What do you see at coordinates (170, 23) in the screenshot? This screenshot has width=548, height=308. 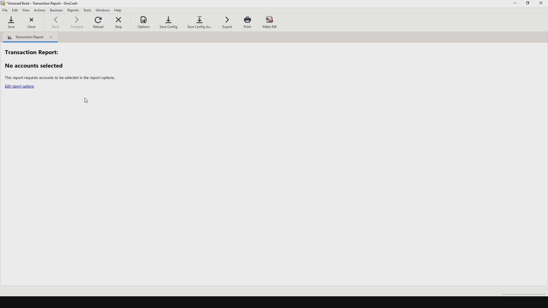 I see `save config` at bounding box center [170, 23].